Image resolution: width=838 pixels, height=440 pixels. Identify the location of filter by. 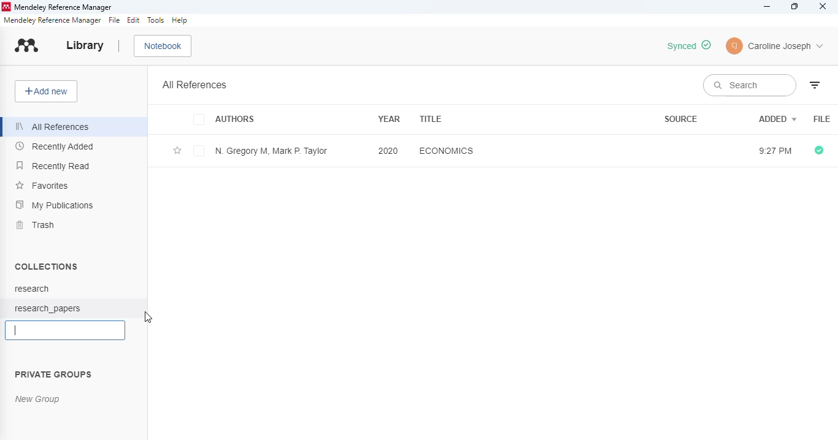
(815, 85).